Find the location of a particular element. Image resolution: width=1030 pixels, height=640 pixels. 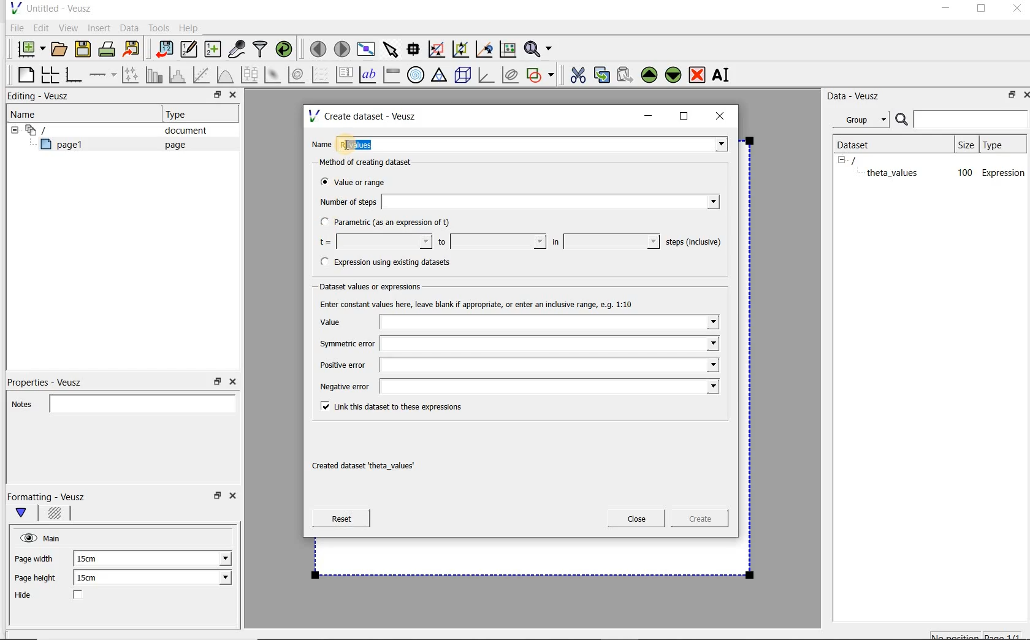

plot a 2d dataset as contours is located at coordinates (297, 75).